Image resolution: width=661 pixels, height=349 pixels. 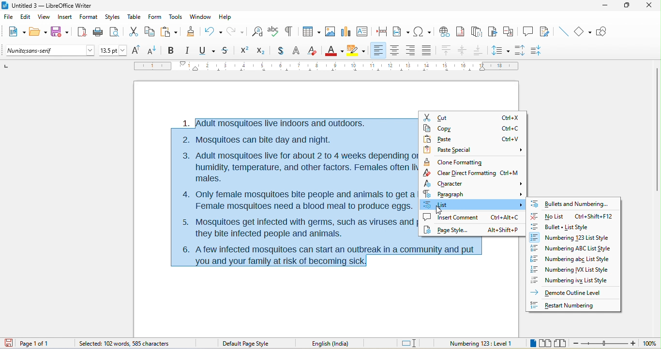 I want to click on default page style, so click(x=246, y=343).